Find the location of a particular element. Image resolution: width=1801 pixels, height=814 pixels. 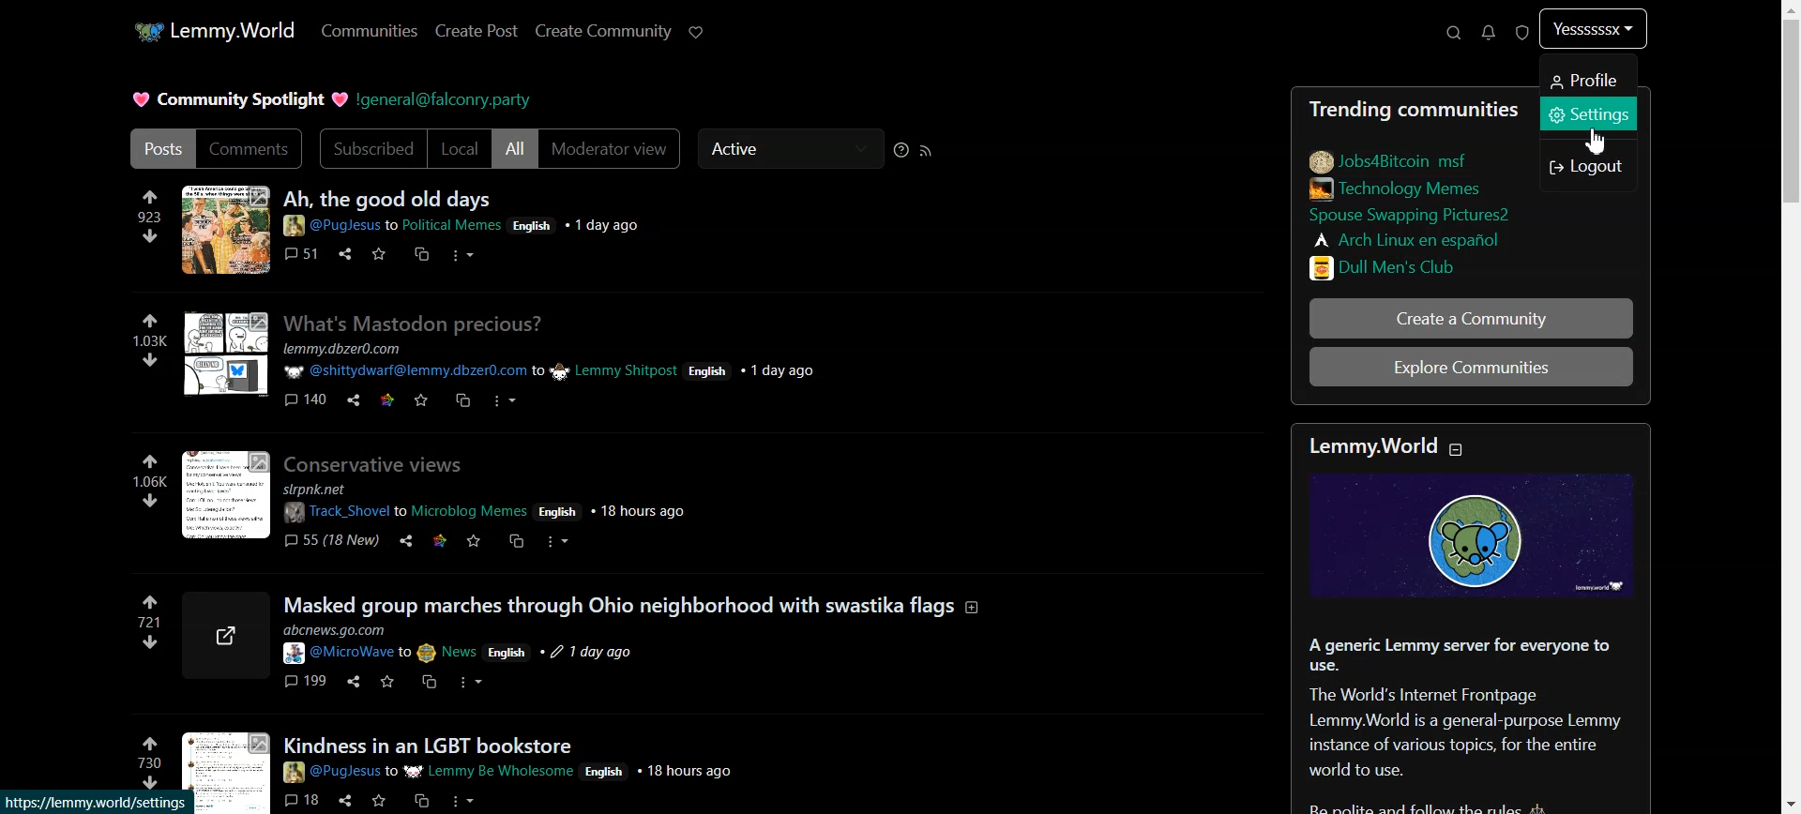

more is located at coordinates (461, 801).